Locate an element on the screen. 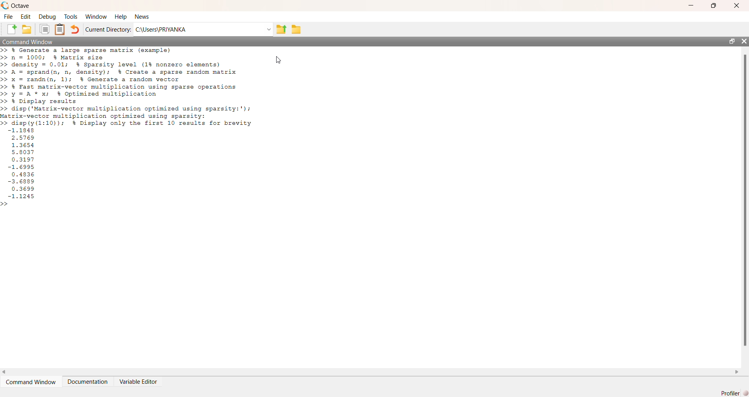 This screenshot has height=397, width=749. help is located at coordinates (121, 16).